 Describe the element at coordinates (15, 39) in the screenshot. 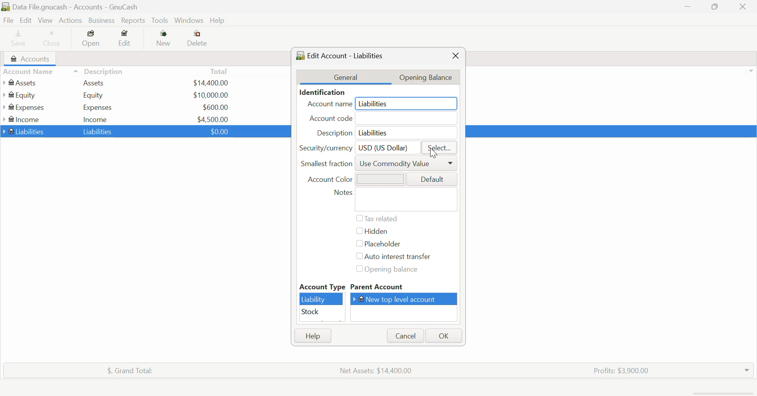

I see `Save` at that location.